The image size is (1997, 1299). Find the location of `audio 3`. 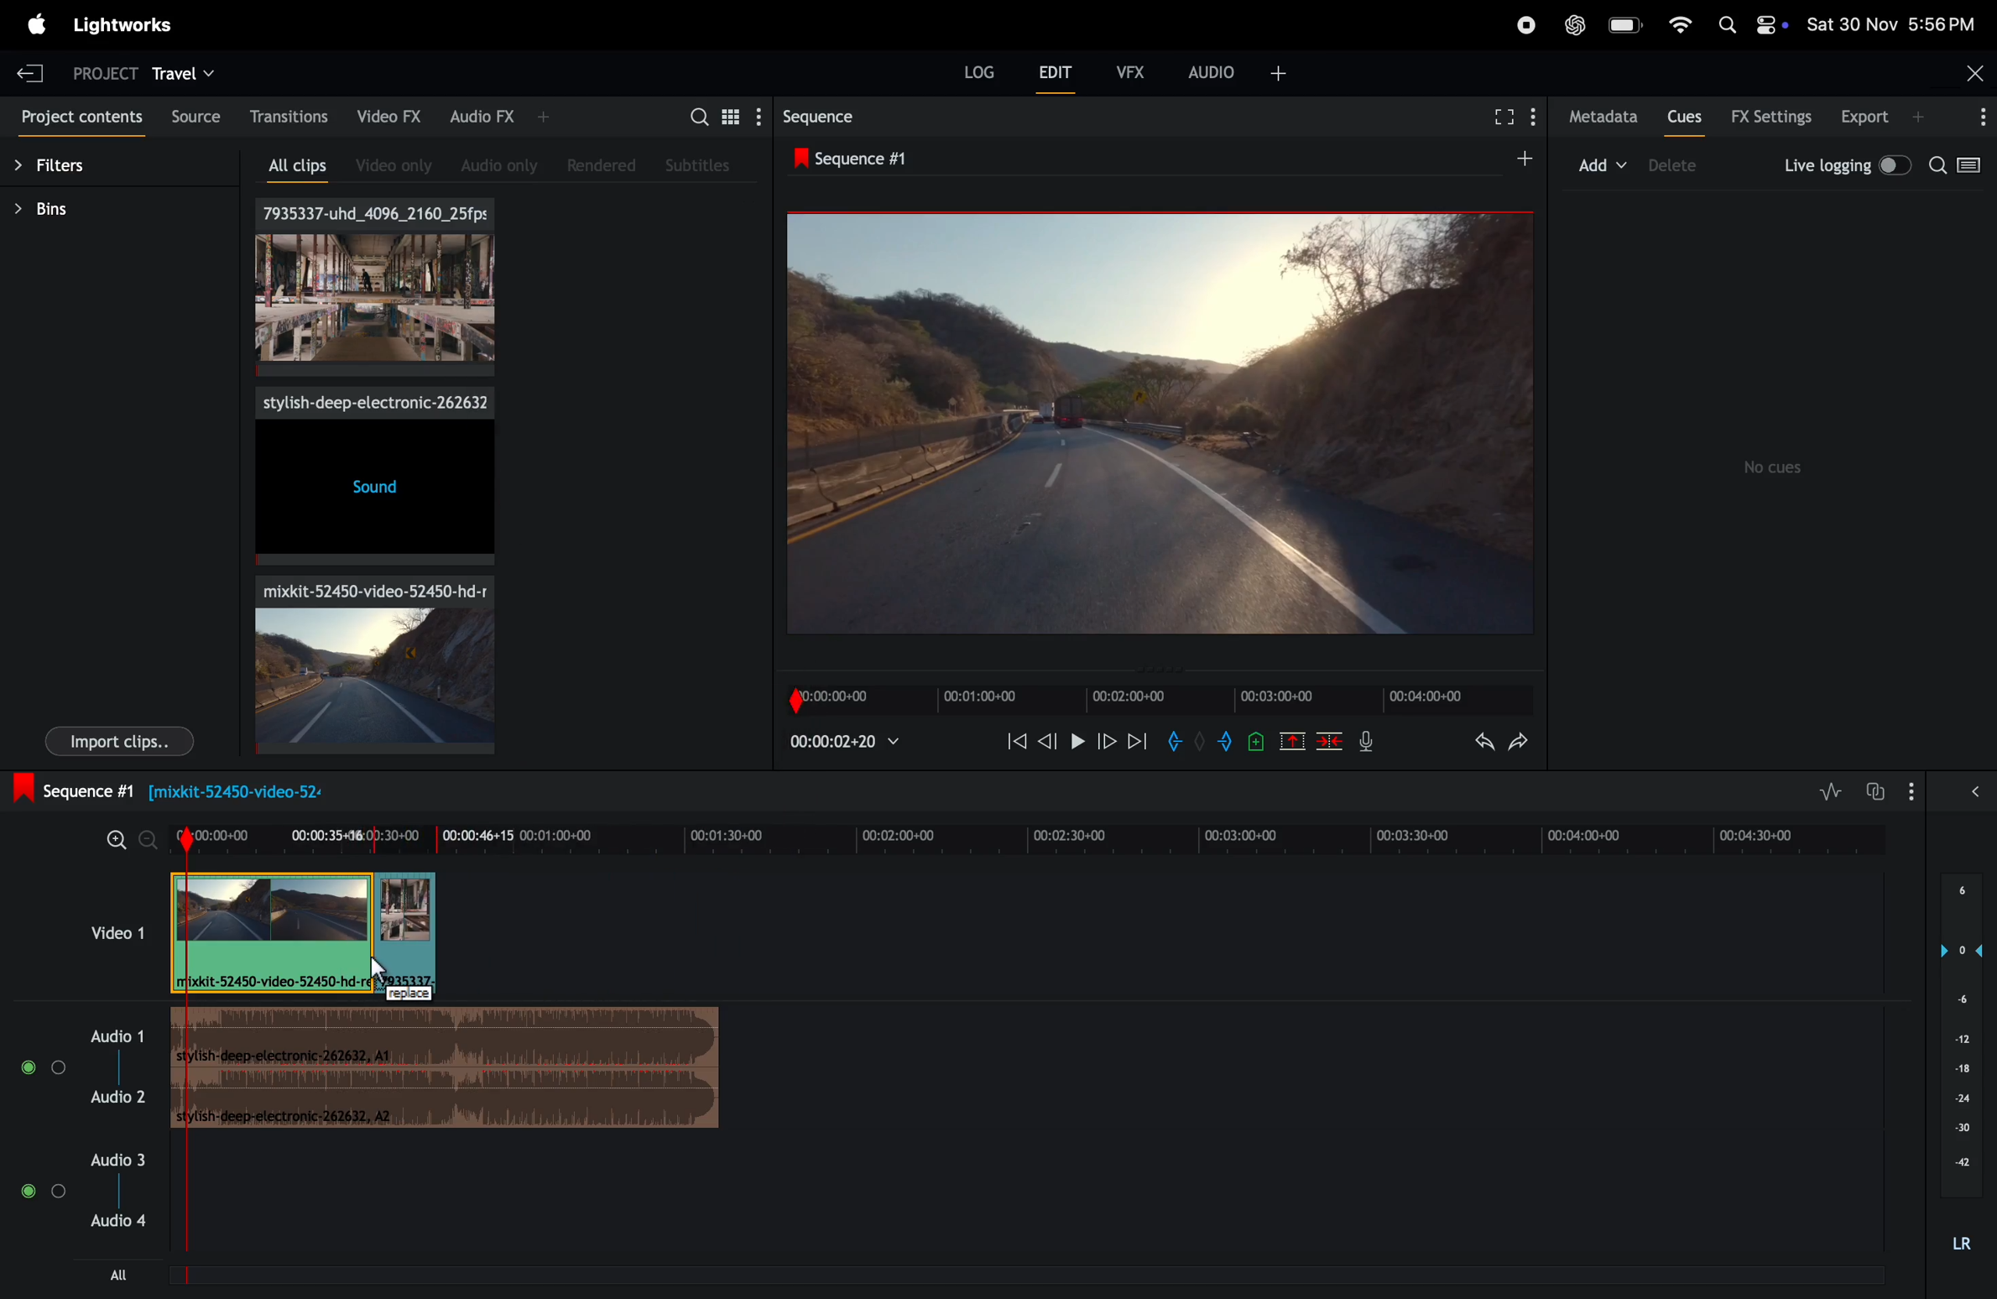

audio 3 is located at coordinates (84, 1213).